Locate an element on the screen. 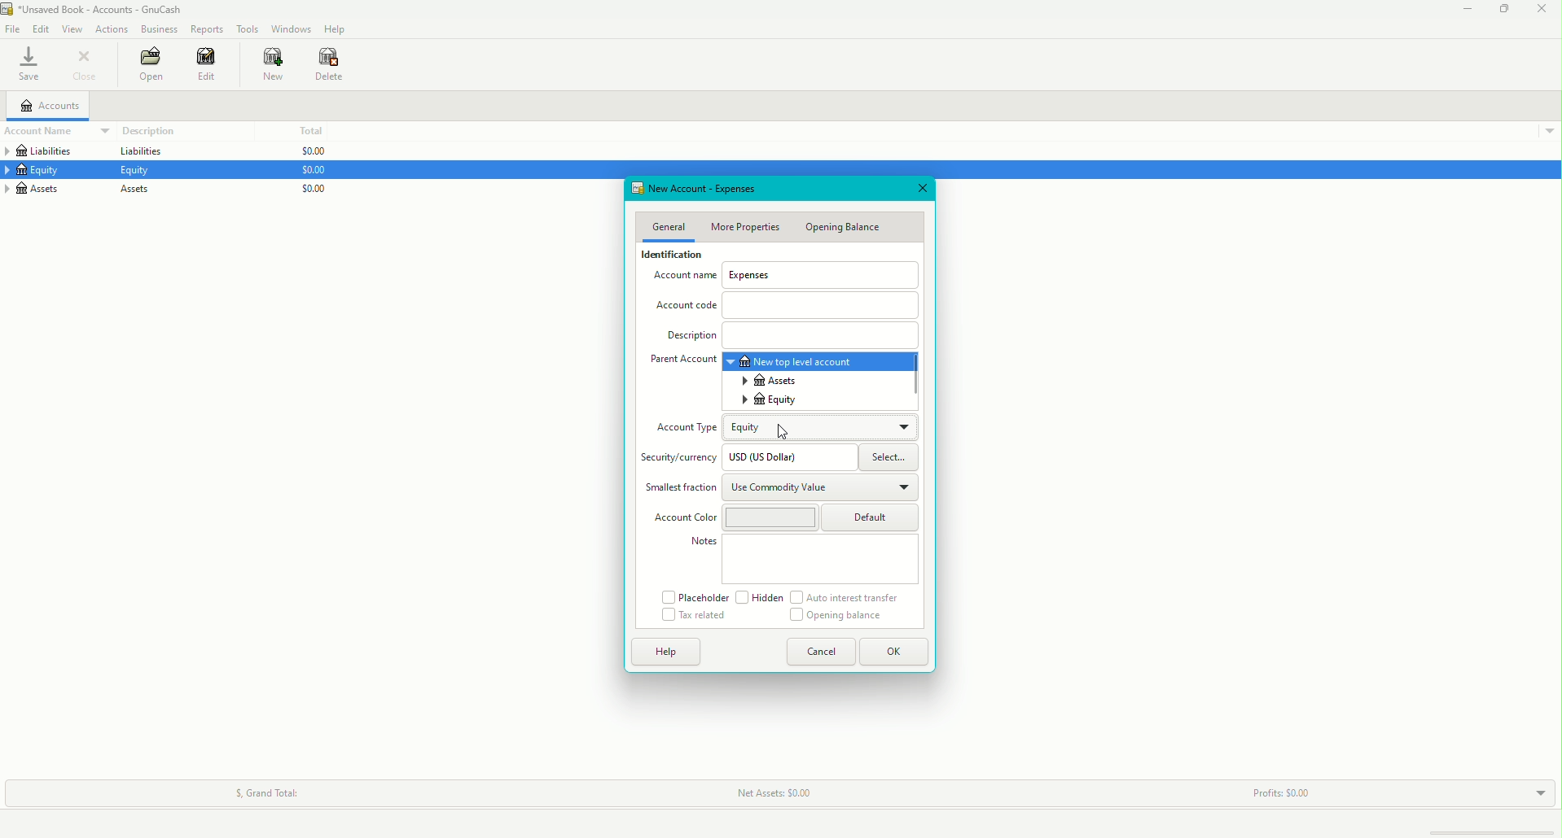 This screenshot has height=838, width=1562. Hidden is located at coordinates (761, 598).